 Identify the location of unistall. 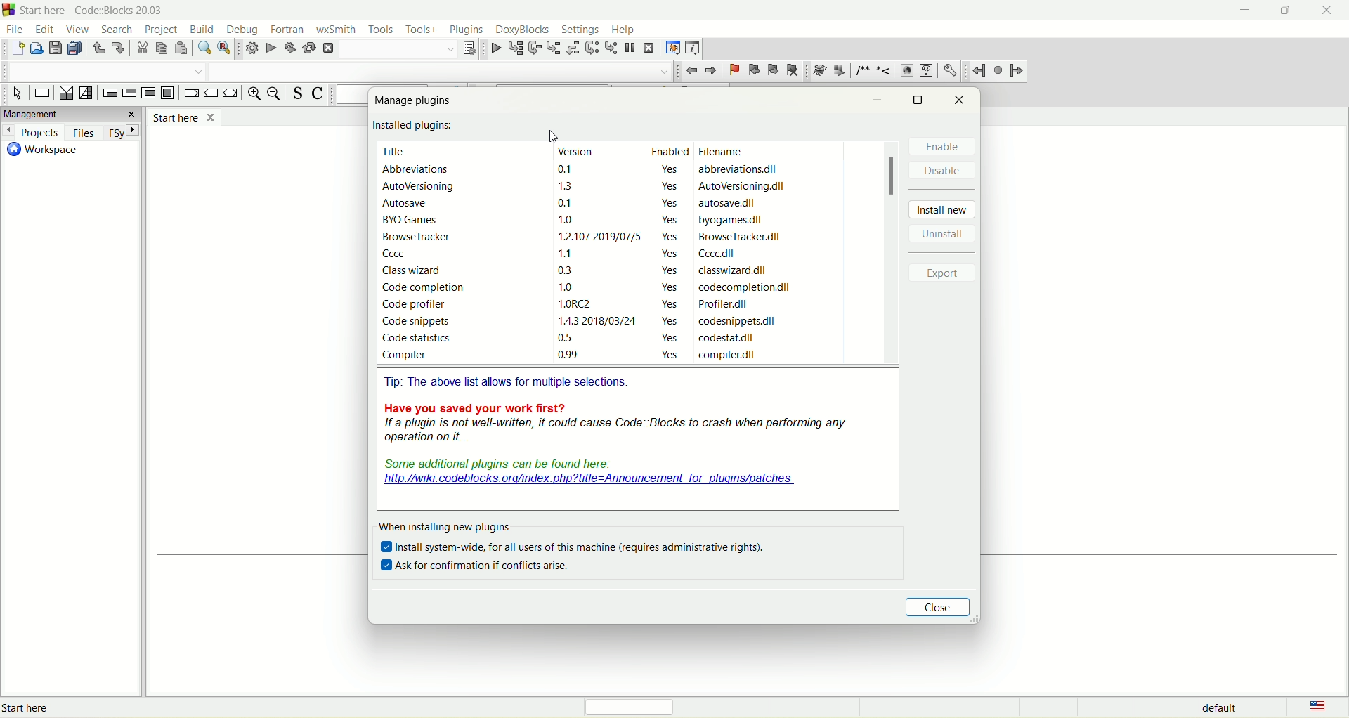
(943, 233).